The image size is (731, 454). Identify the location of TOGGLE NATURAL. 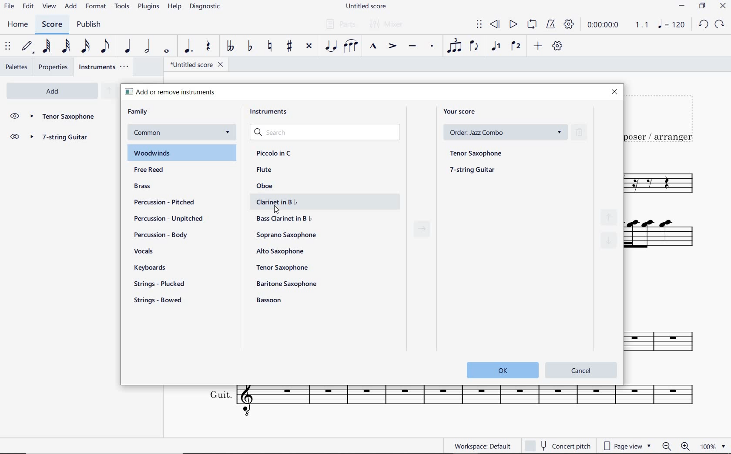
(271, 47).